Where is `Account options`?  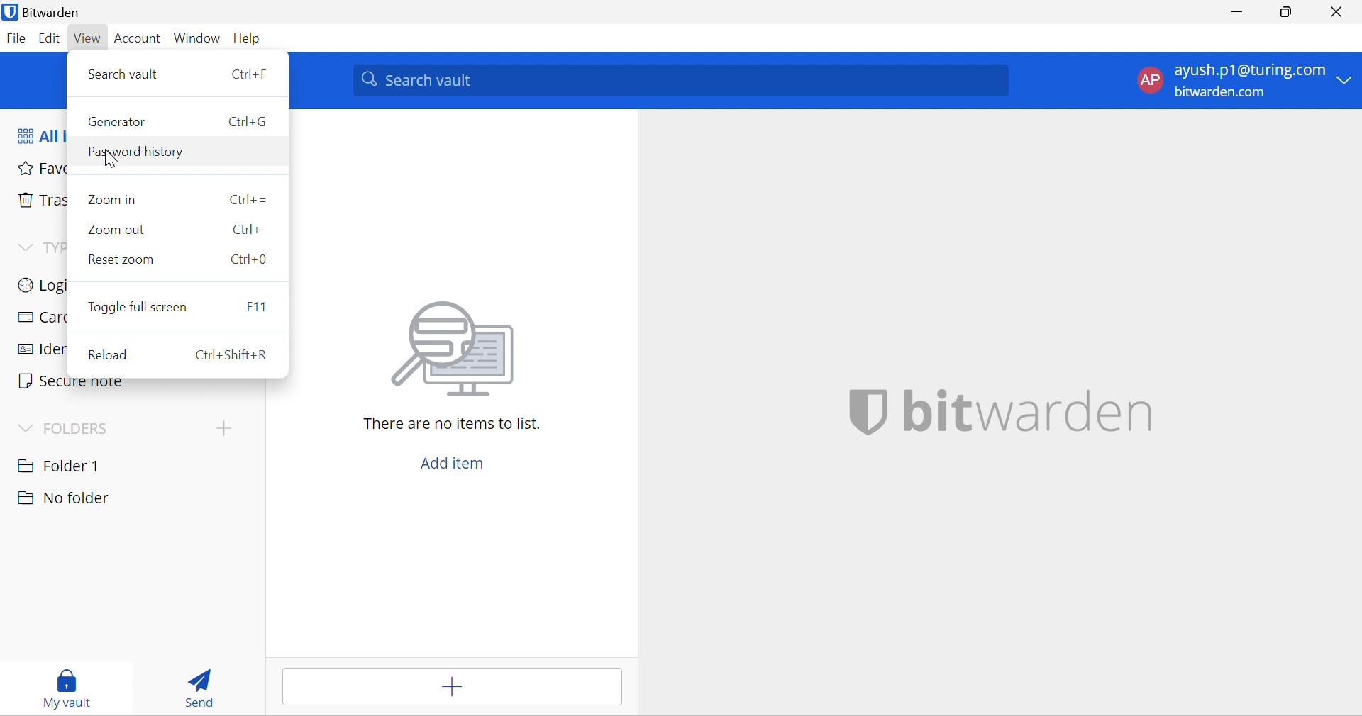 Account options is located at coordinates (1242, 79).